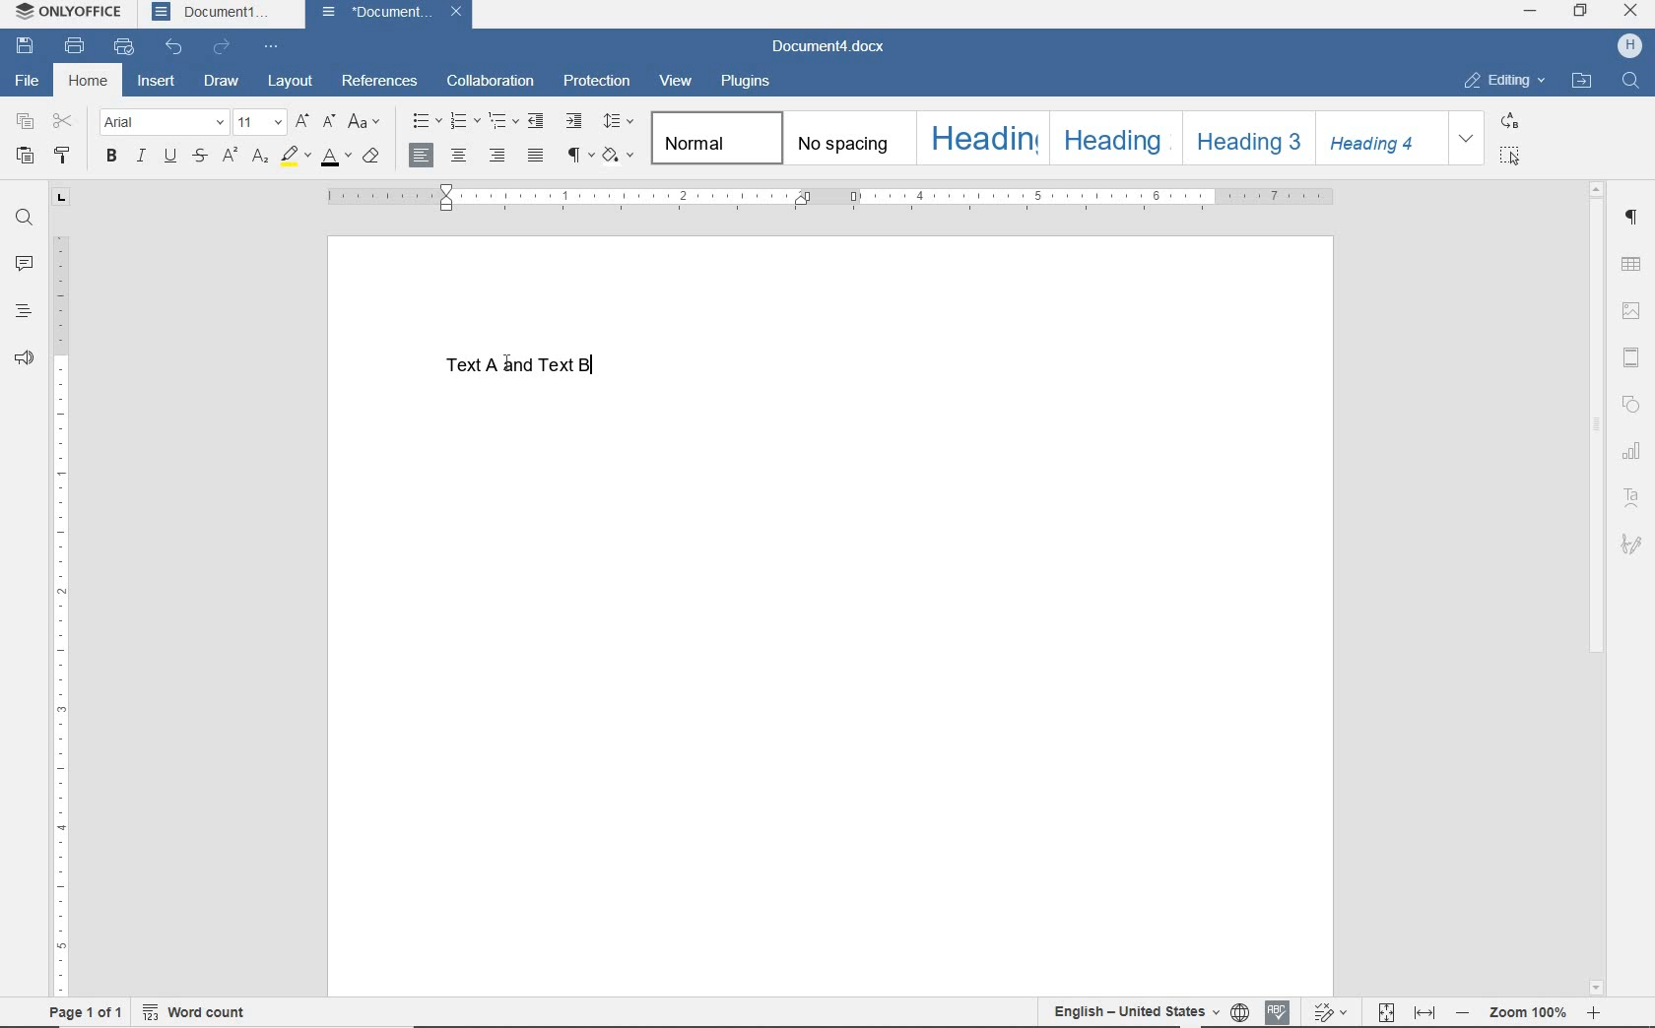 The height and width of the screenshot is (1028, 1655). What do you see at coordinates (596, 81) in the screenshot?
I see `PROTECTION` at bounding box center [596, 81].